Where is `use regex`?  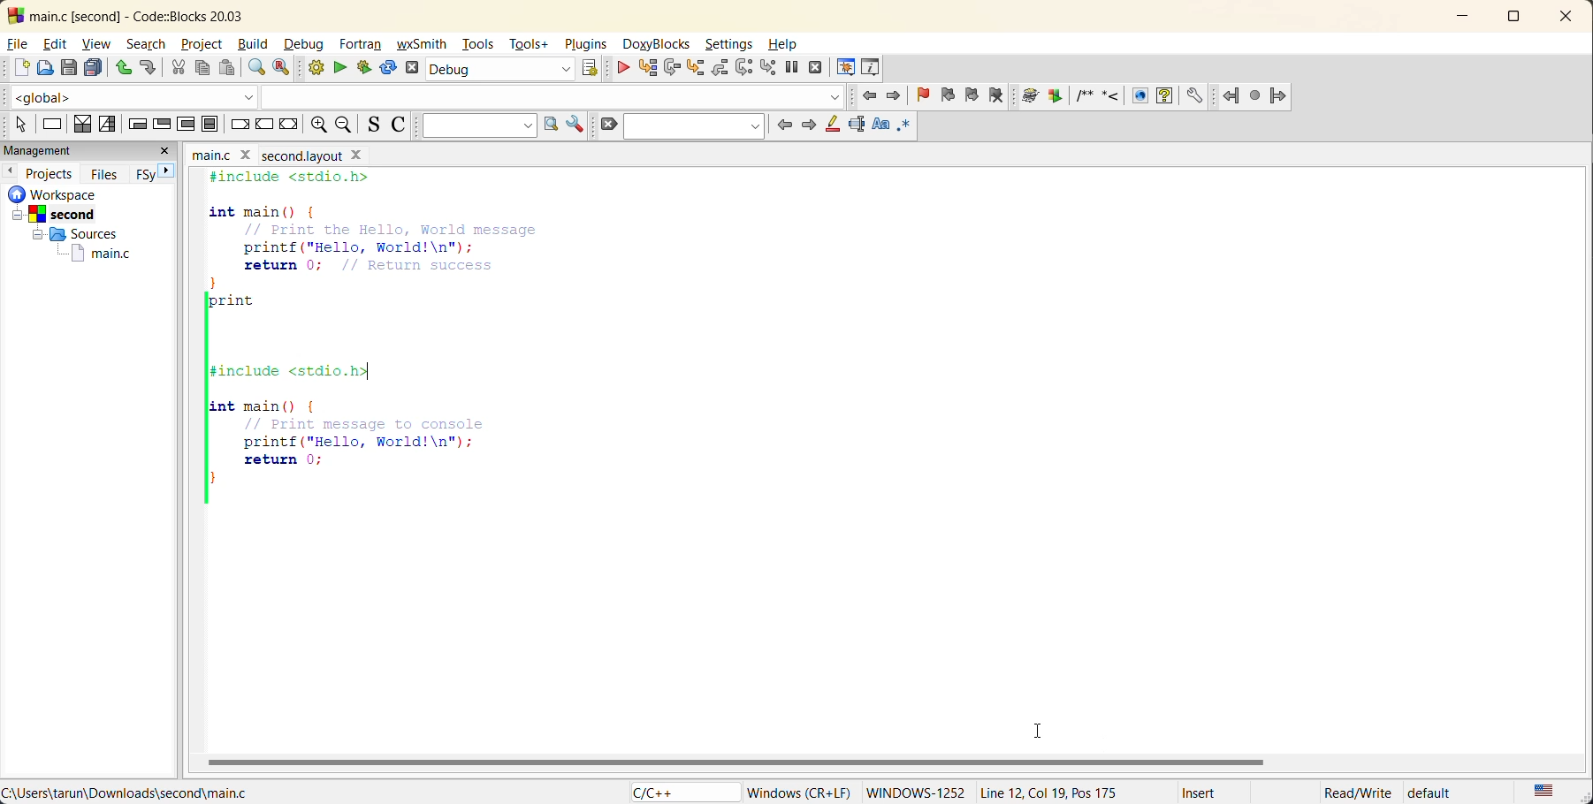 use regex is located at coordinates (906, 127).